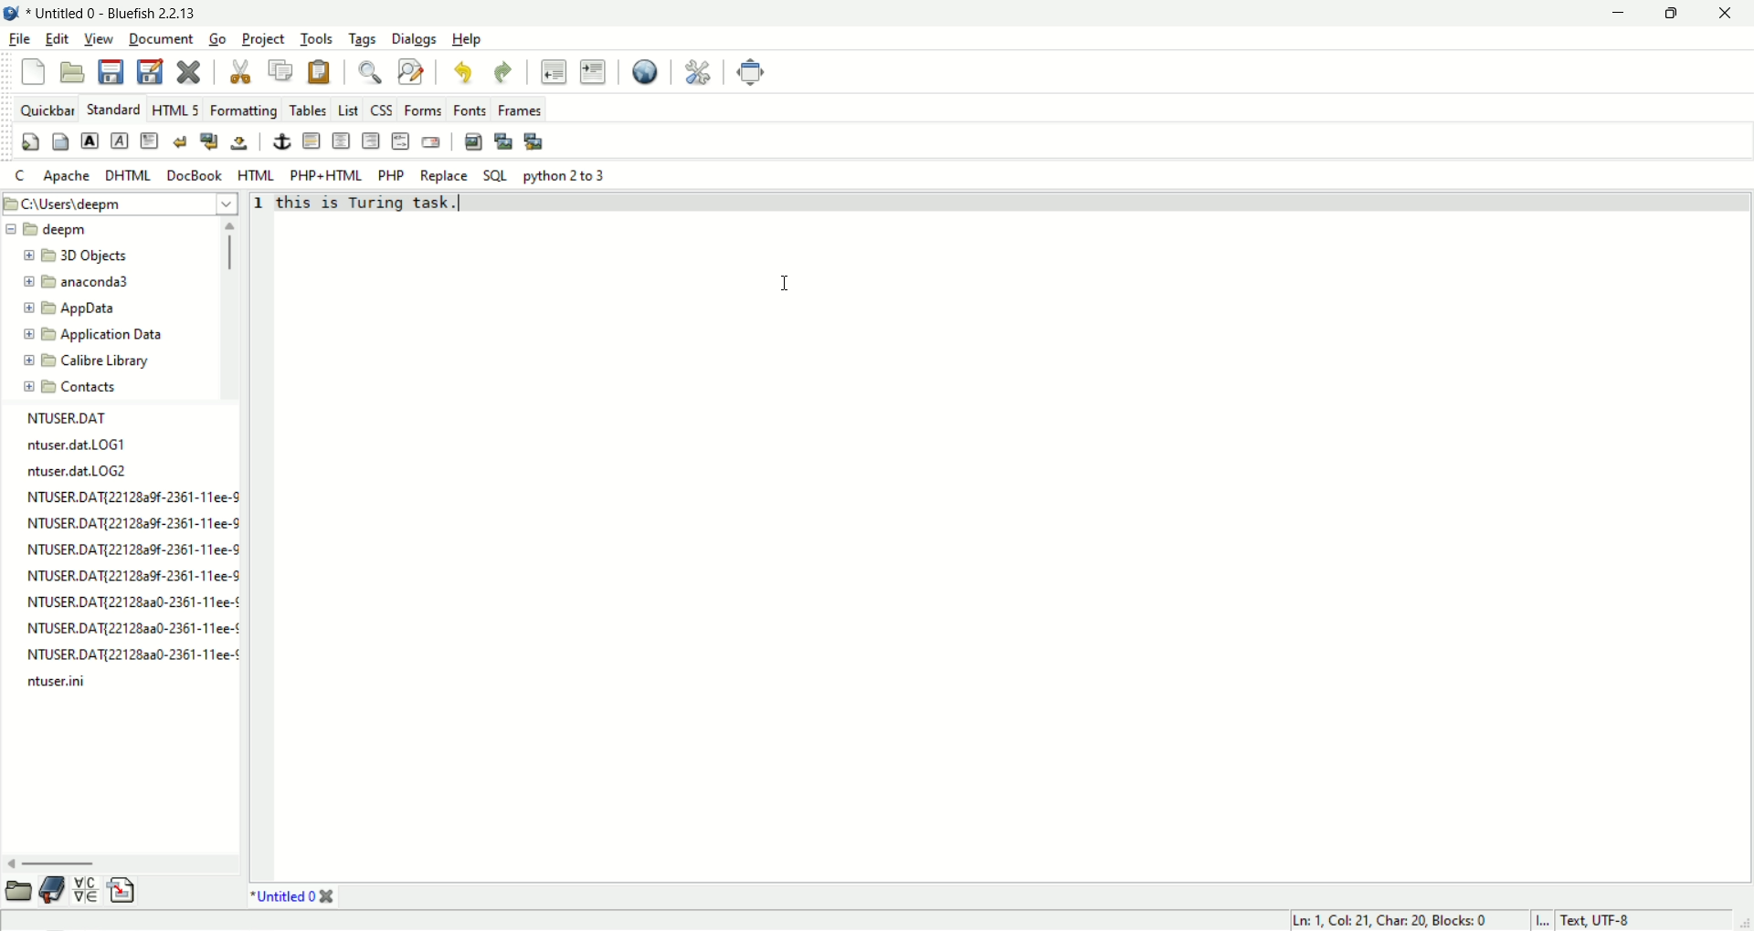  What do you see at coordinates (61, 141) in the screenshot?
I see `body` at bounding box center [61, 141].